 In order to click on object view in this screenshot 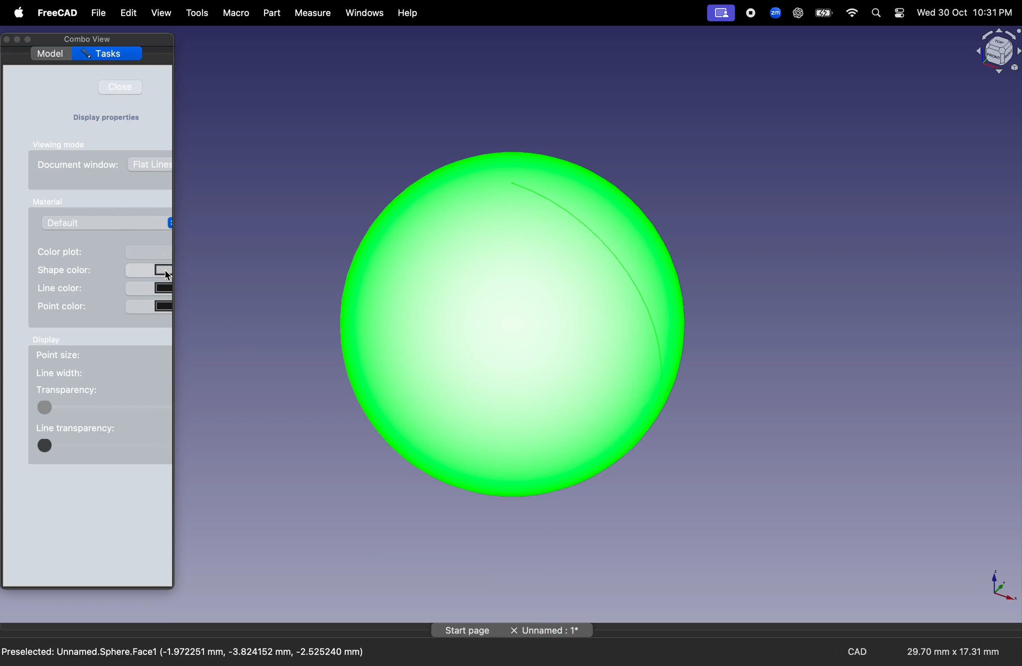, I will do `click(997, 50)`.